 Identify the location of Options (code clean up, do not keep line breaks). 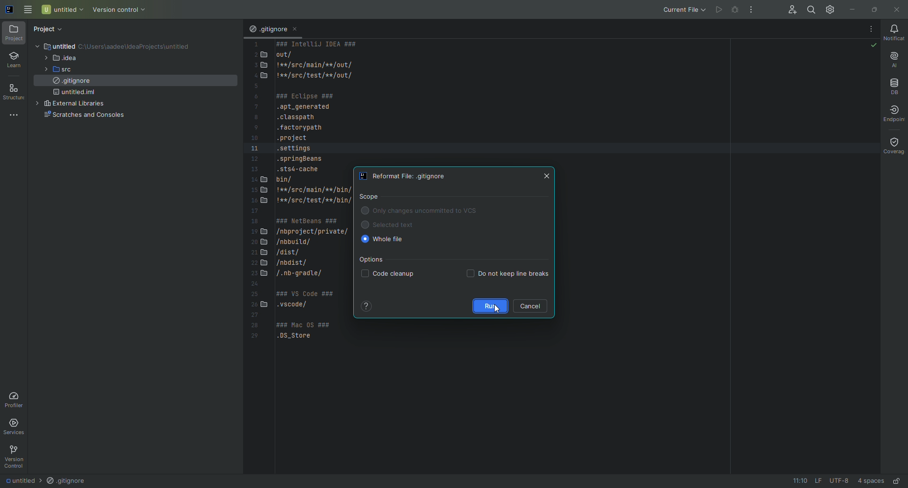
(455, 268).